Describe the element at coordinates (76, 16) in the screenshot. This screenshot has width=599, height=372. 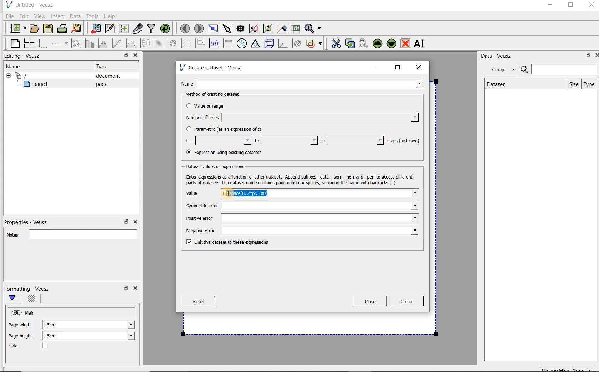
I see `Data` at that location.